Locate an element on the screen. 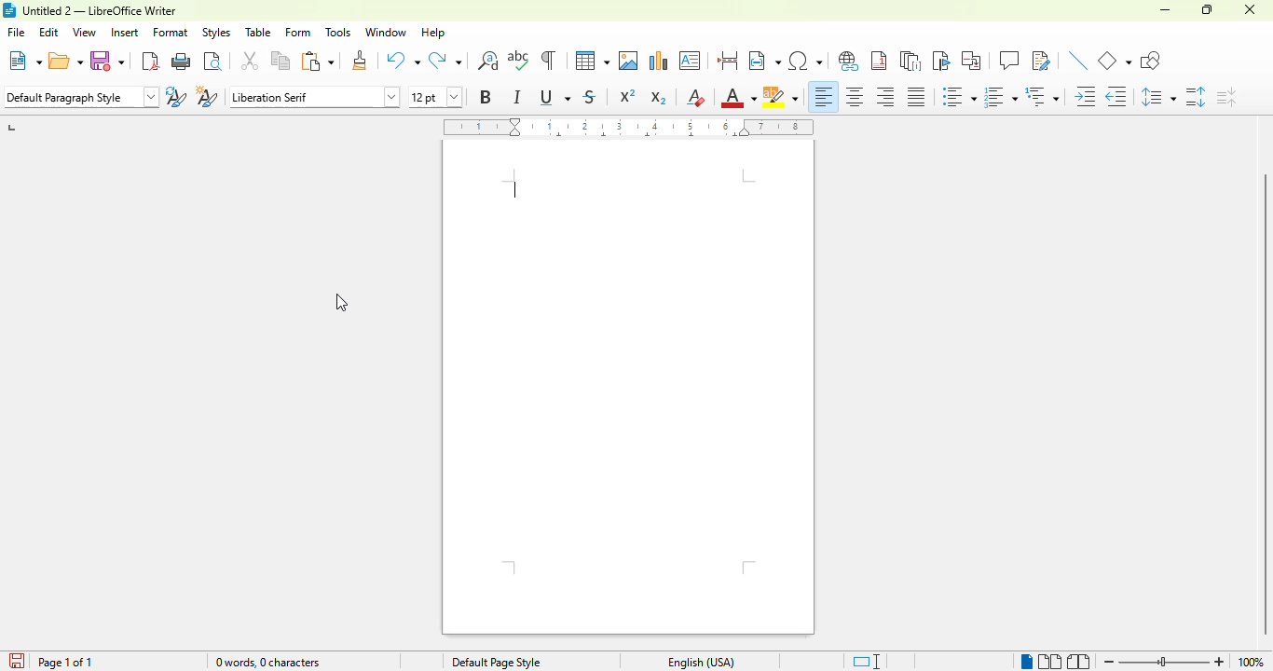 The width and height of the screenshot is (1273, 671). increase indent is located at coordinates (1086, 97).